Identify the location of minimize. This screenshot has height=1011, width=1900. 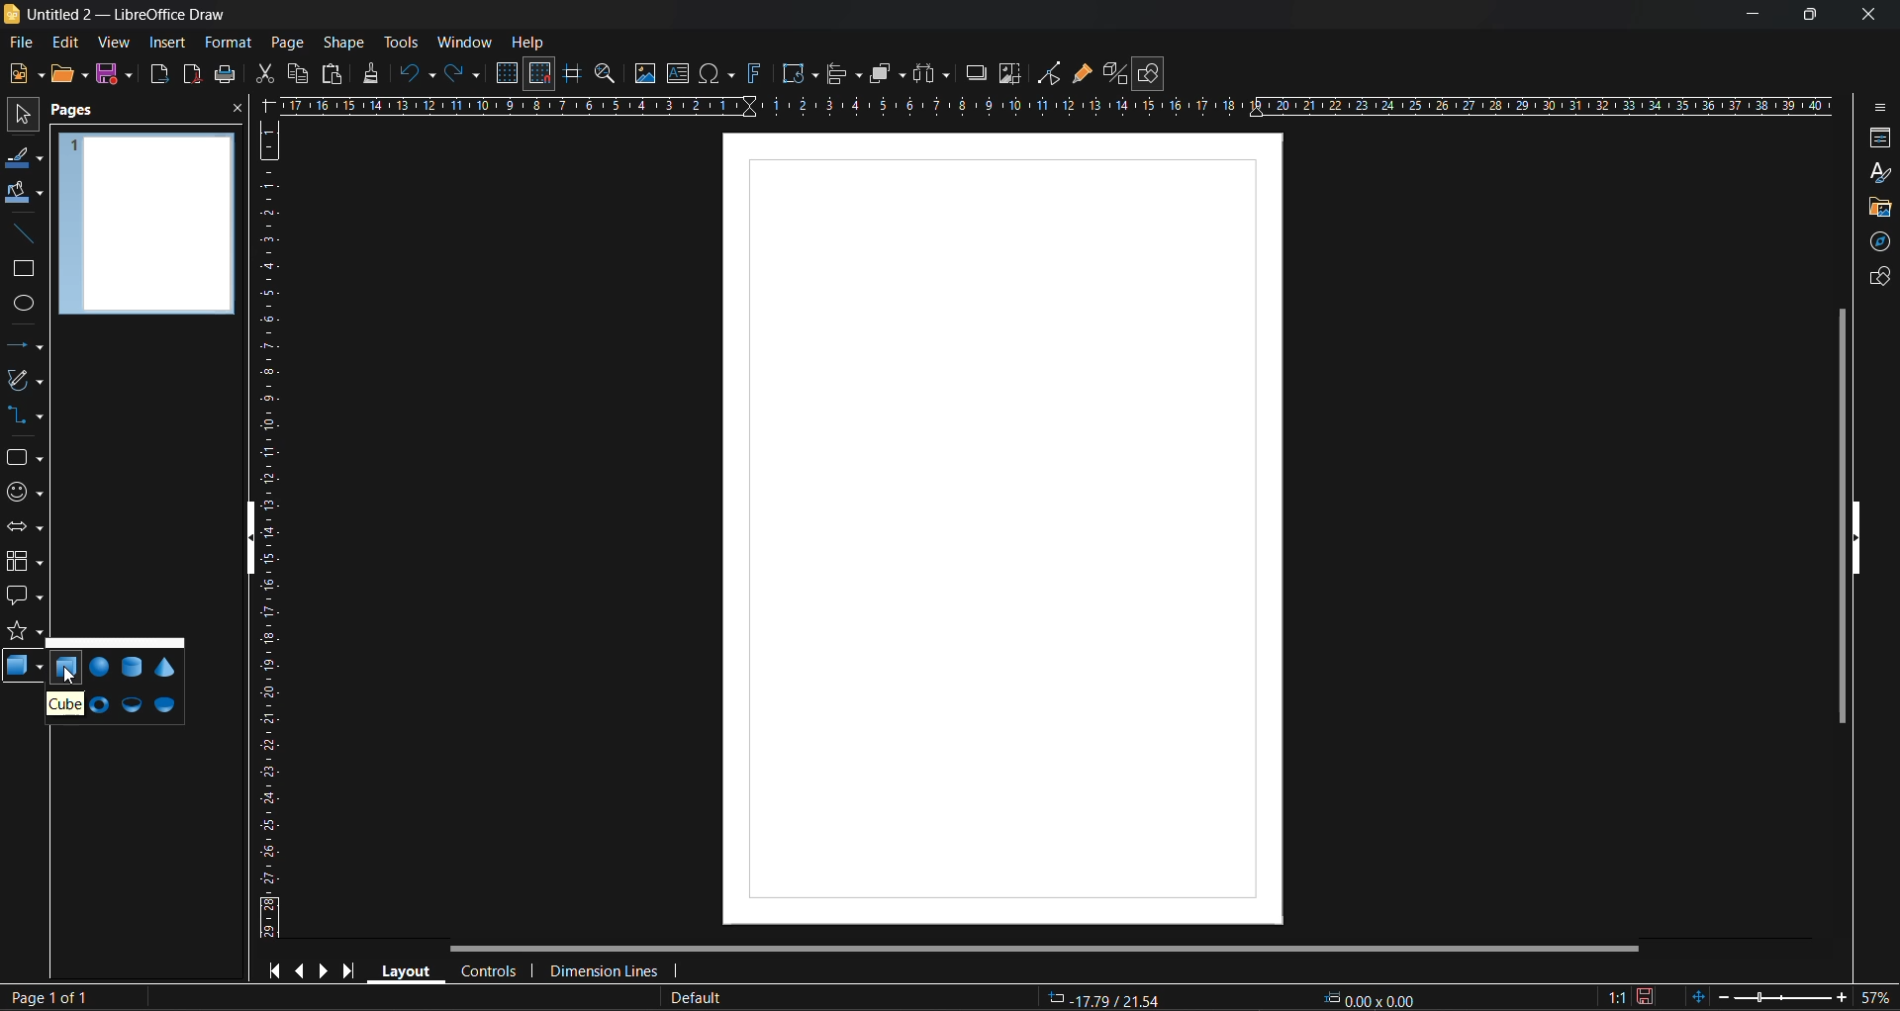
(1744, 15).